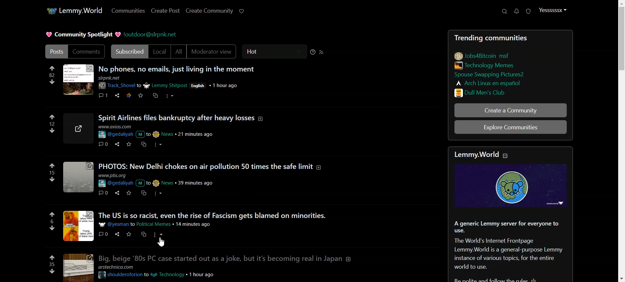  Describe the element at coordinates (73, 10) in the screenshot. I see `Home page` at that location.